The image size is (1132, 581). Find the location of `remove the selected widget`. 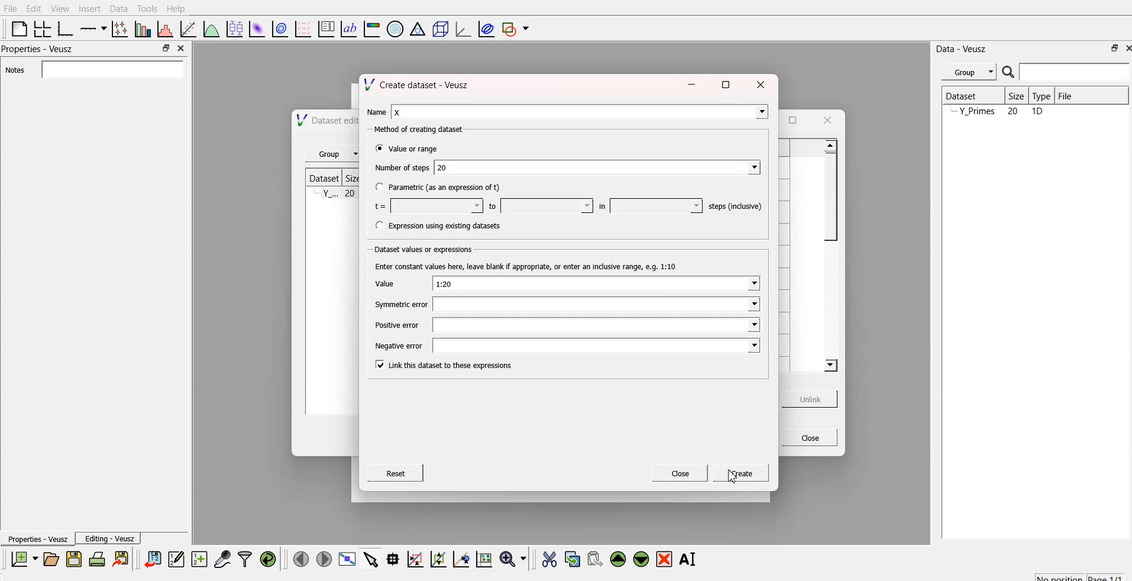

remove the selected widget is located at coordinates (667, 559).